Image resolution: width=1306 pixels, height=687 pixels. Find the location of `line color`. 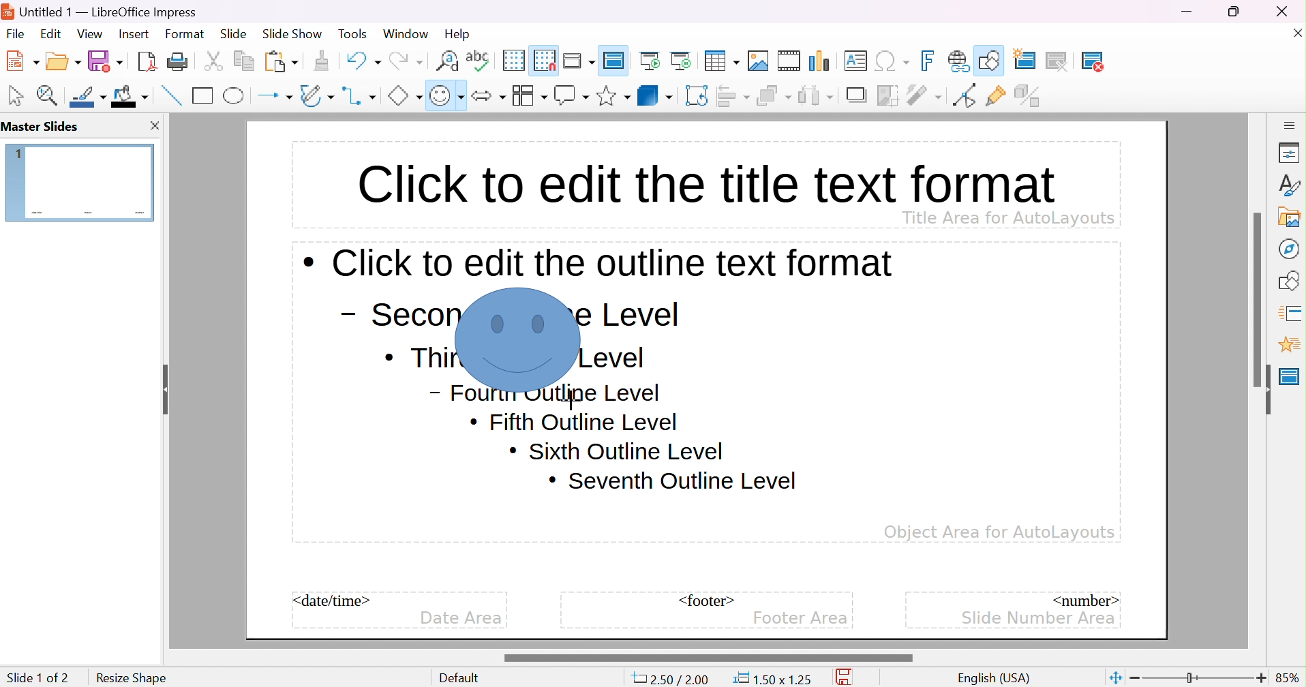

line color is located at coordinates (89, 97).